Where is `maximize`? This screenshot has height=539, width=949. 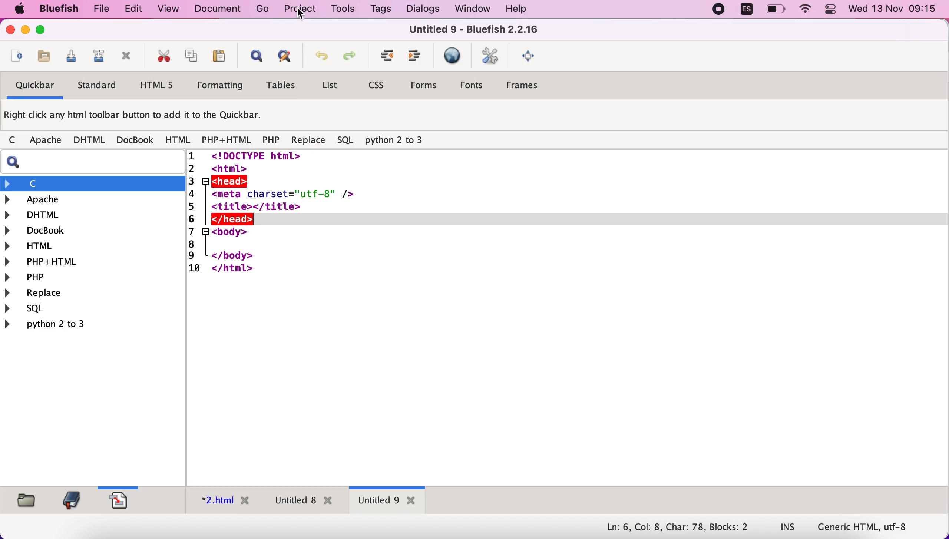
maximize is located at coordinates (41, 31).